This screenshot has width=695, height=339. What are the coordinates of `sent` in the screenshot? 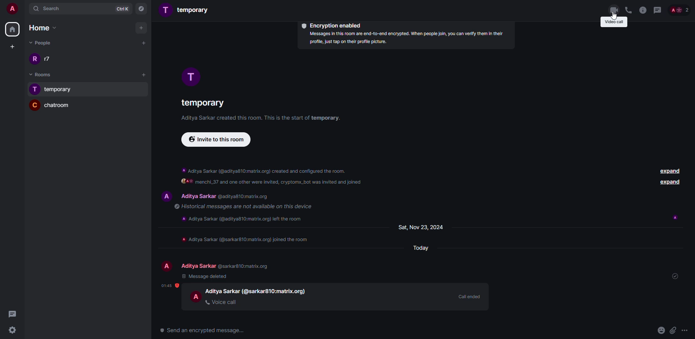 It's located at (677, 277).